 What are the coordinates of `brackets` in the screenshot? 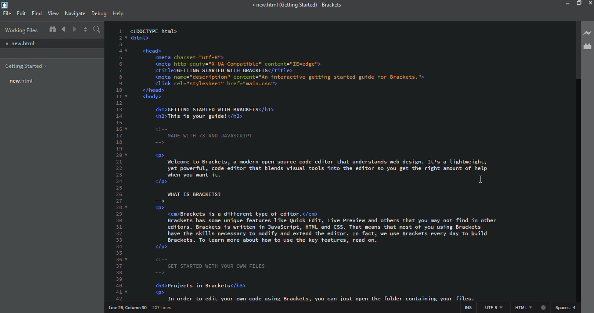 It's located at (297, 5).